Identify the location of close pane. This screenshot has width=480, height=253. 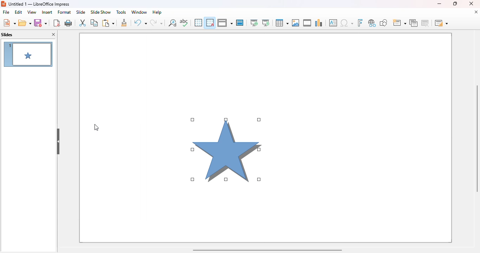
(54, 35).